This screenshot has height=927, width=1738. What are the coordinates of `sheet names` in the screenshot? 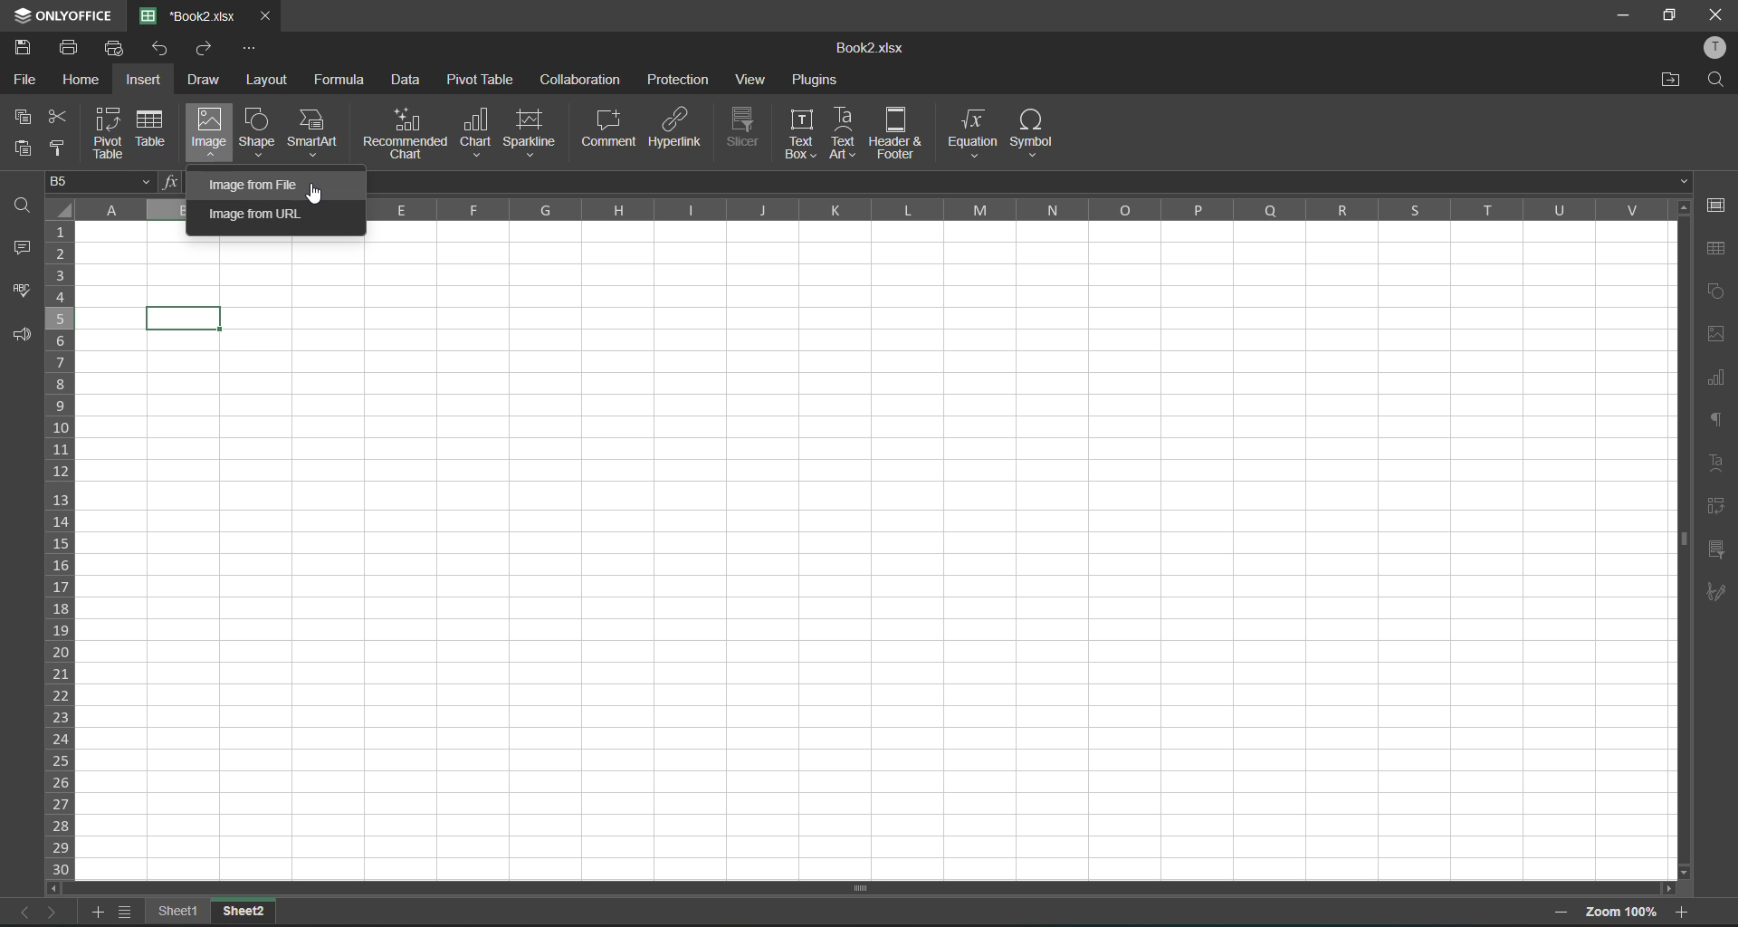 It's located at (184, 910).